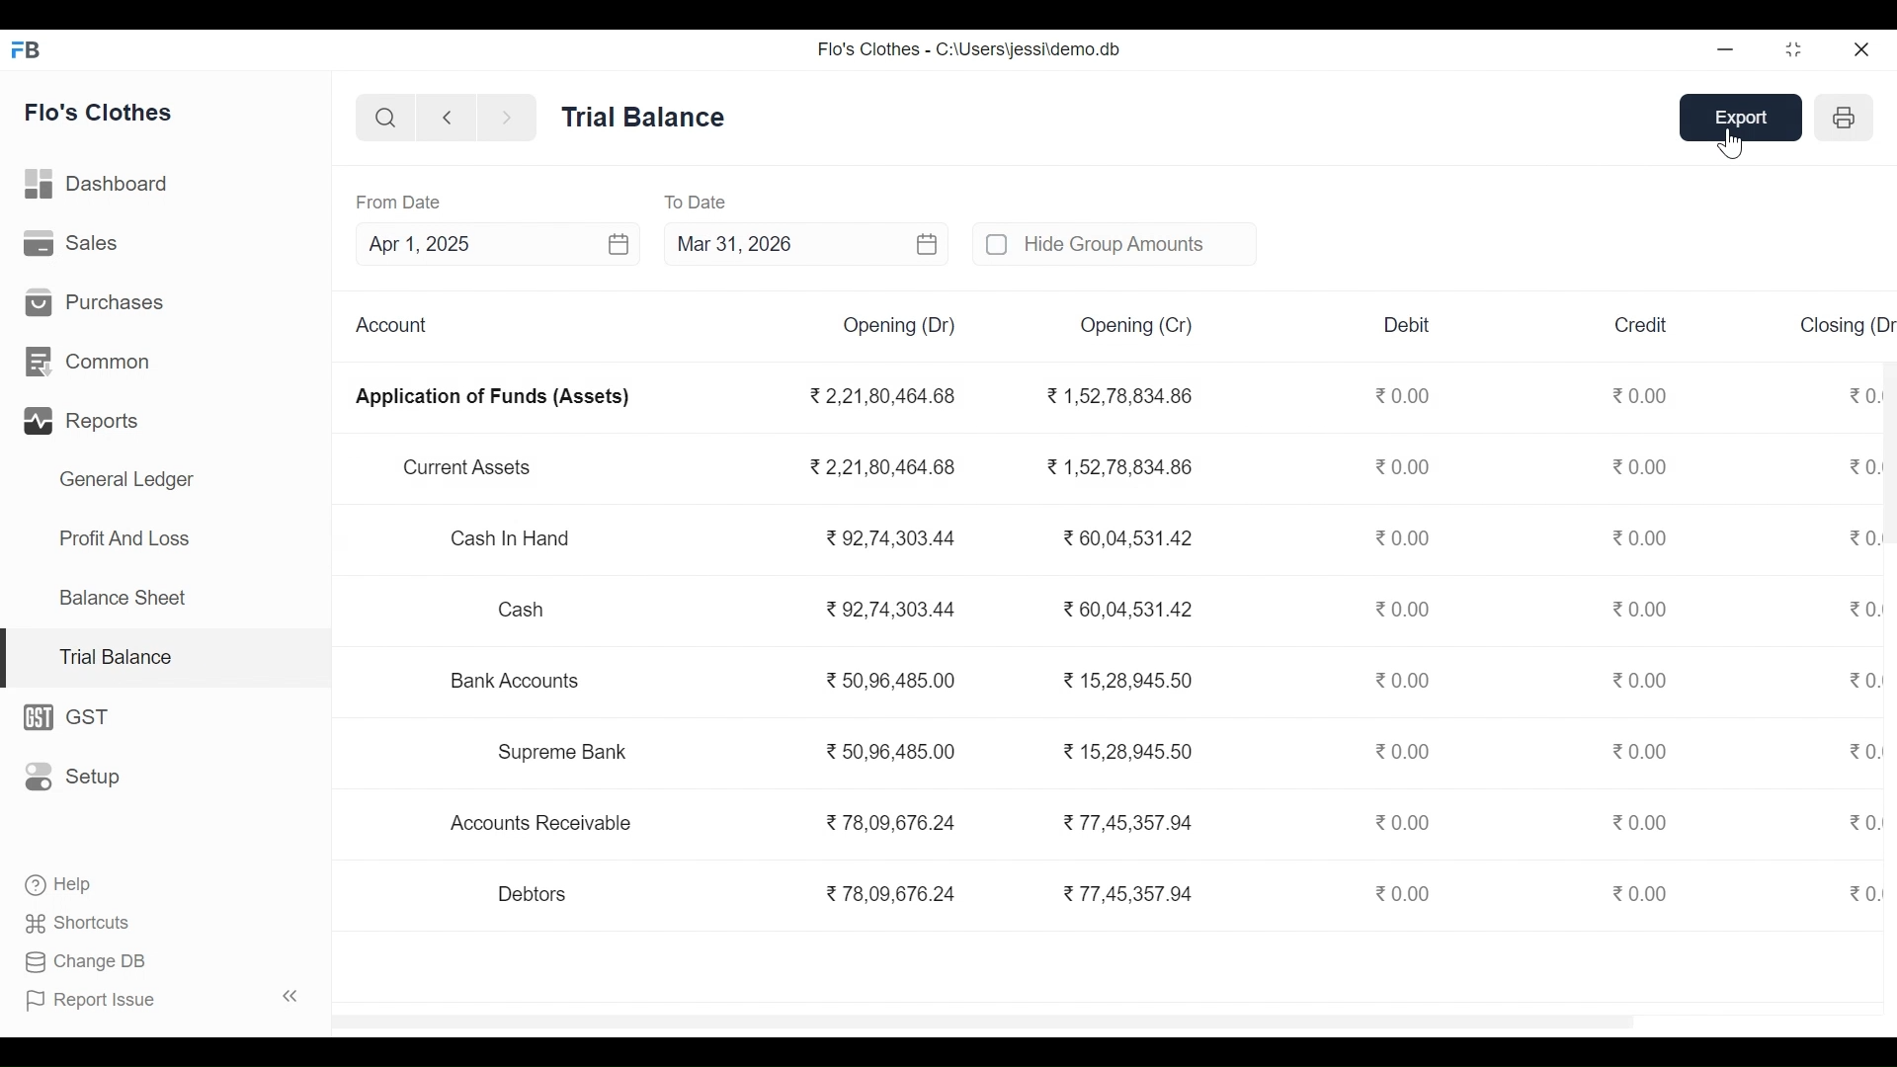  Describe the element at coordinates (890, 894) in the screenshot. I see `78,09,676.24` at that location.